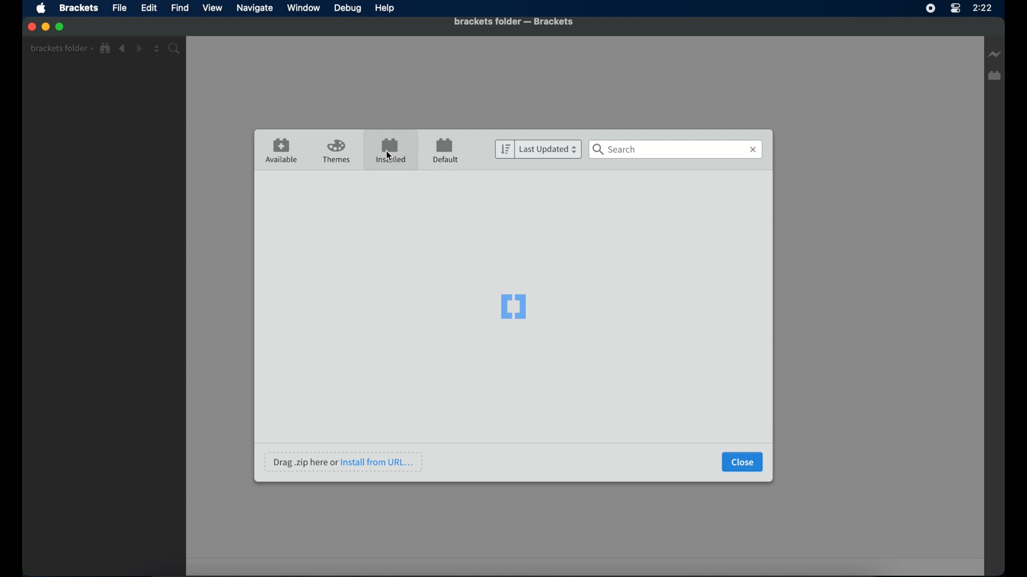  I want to click on minimize, so click(45, 26).